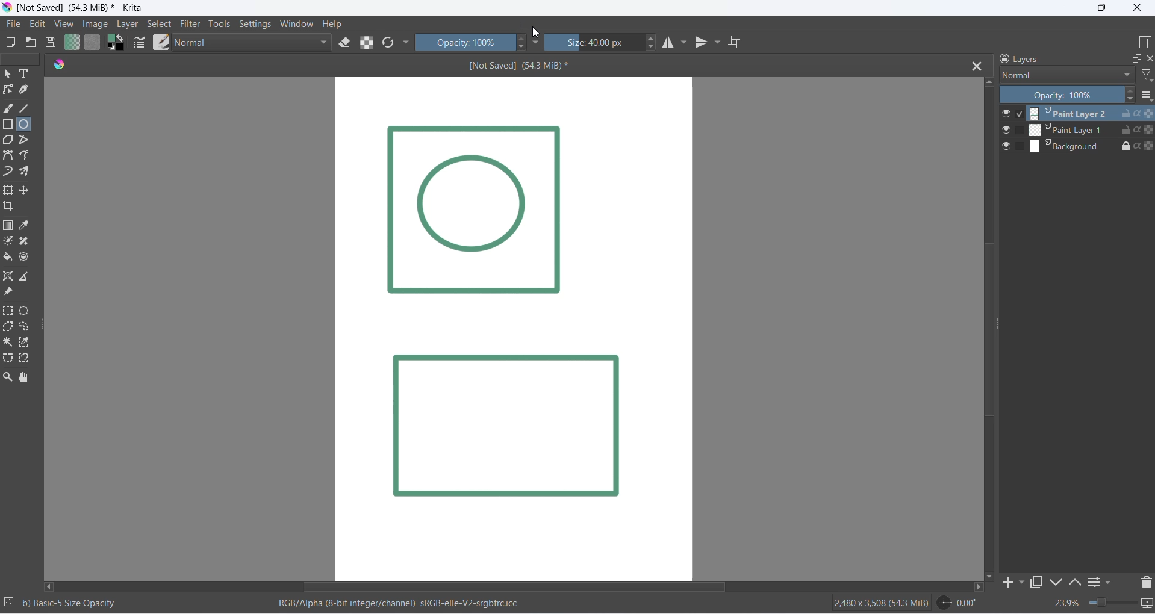 Image resolution: width=1155 pixels, height=614 pixels. What do you see at coordinates (25, 359) in the screenshot?
I see `magnetic curve selection tool` at bounding box center [25, 359].